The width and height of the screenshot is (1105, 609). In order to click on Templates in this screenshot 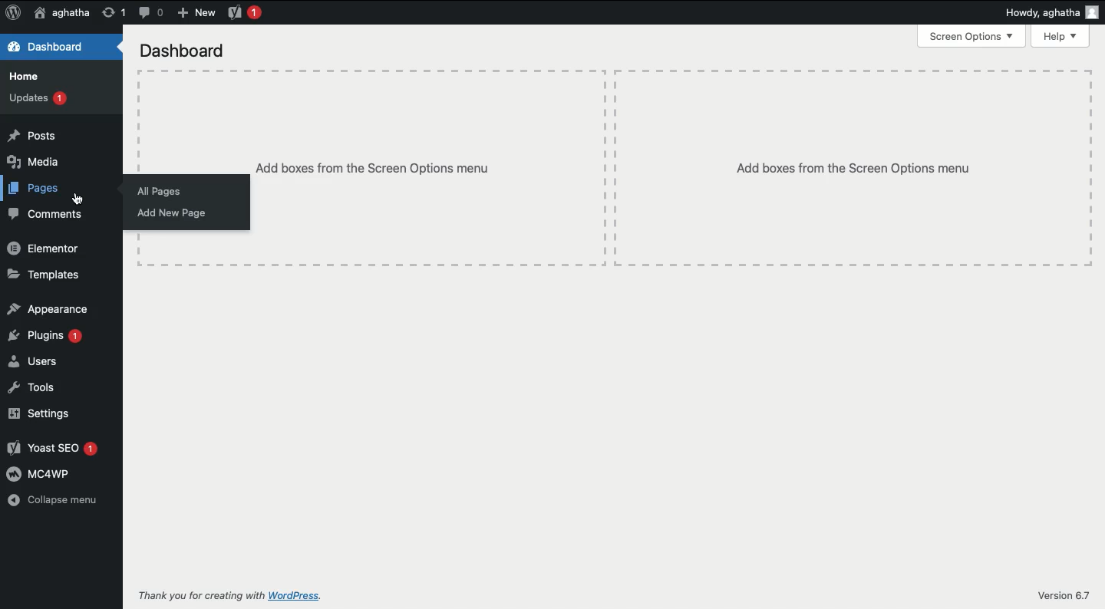, I will do `click(42, 276)`.